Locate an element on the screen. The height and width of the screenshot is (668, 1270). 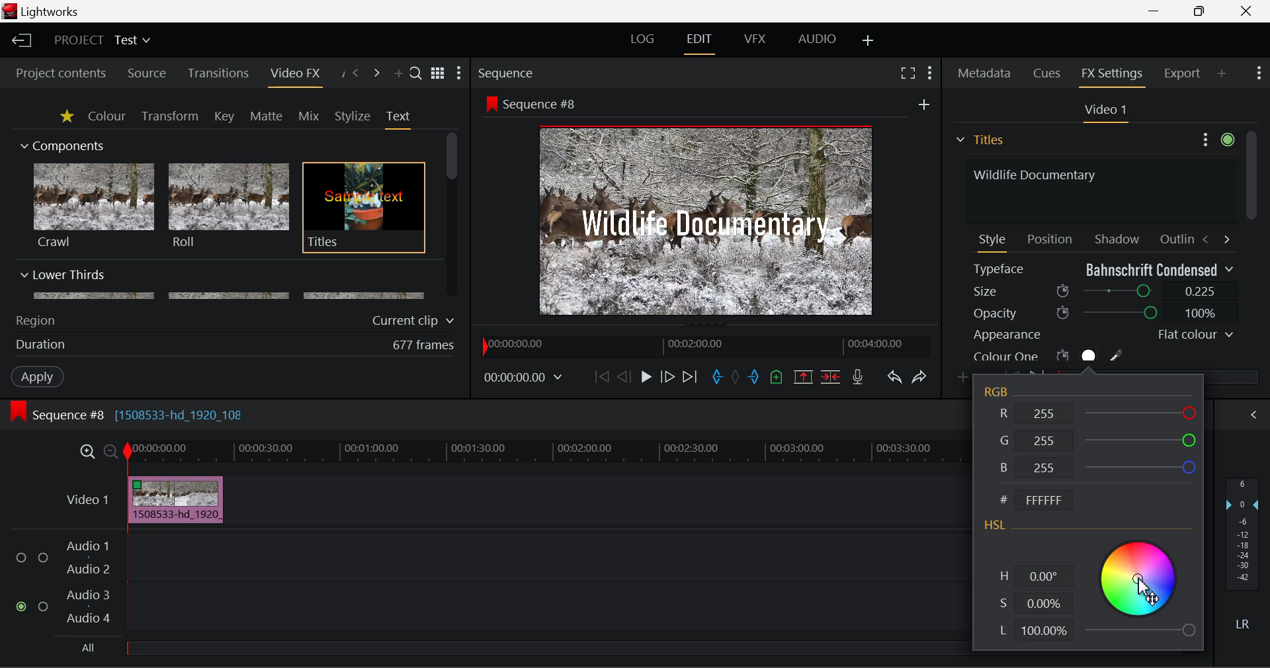
Text Size Updated in Preview is located at coordinates (709, 223).